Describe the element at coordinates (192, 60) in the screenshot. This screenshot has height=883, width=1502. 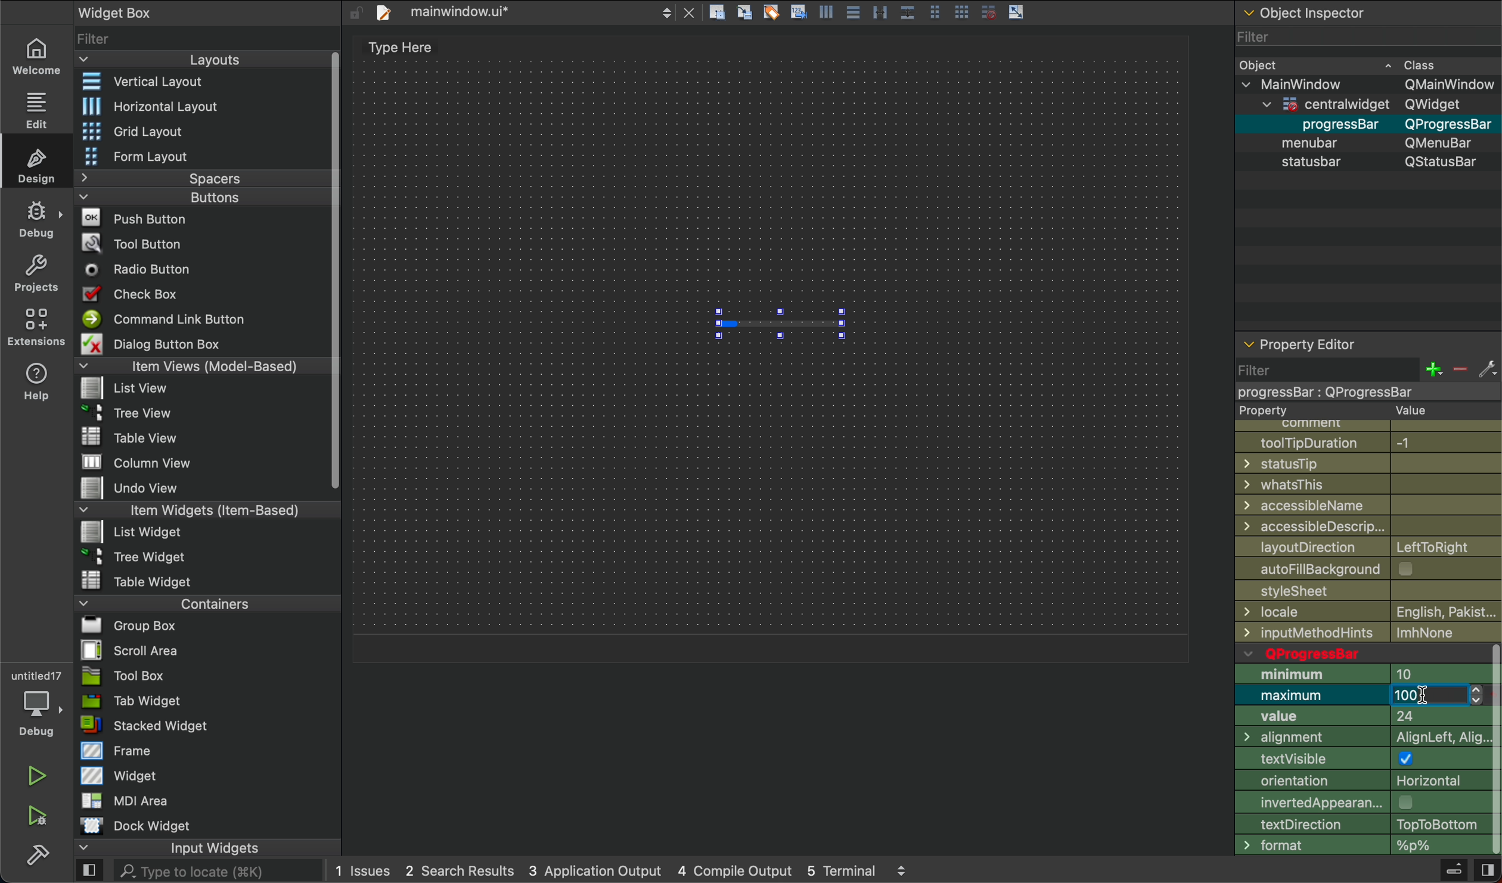
I see `Layout` at that location.